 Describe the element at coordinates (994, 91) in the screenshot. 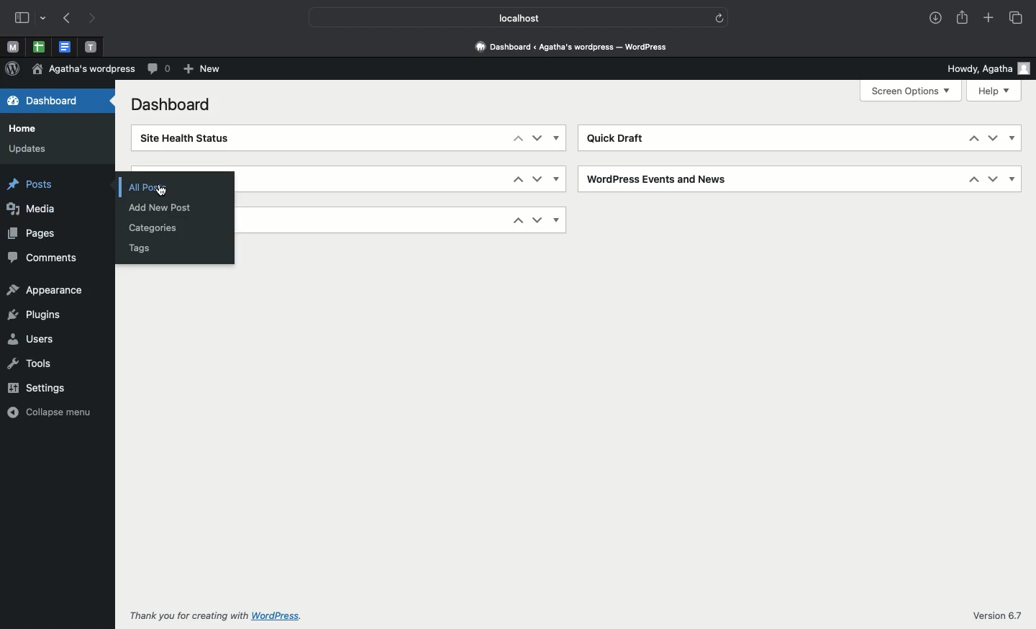

I see `Help` at that location.